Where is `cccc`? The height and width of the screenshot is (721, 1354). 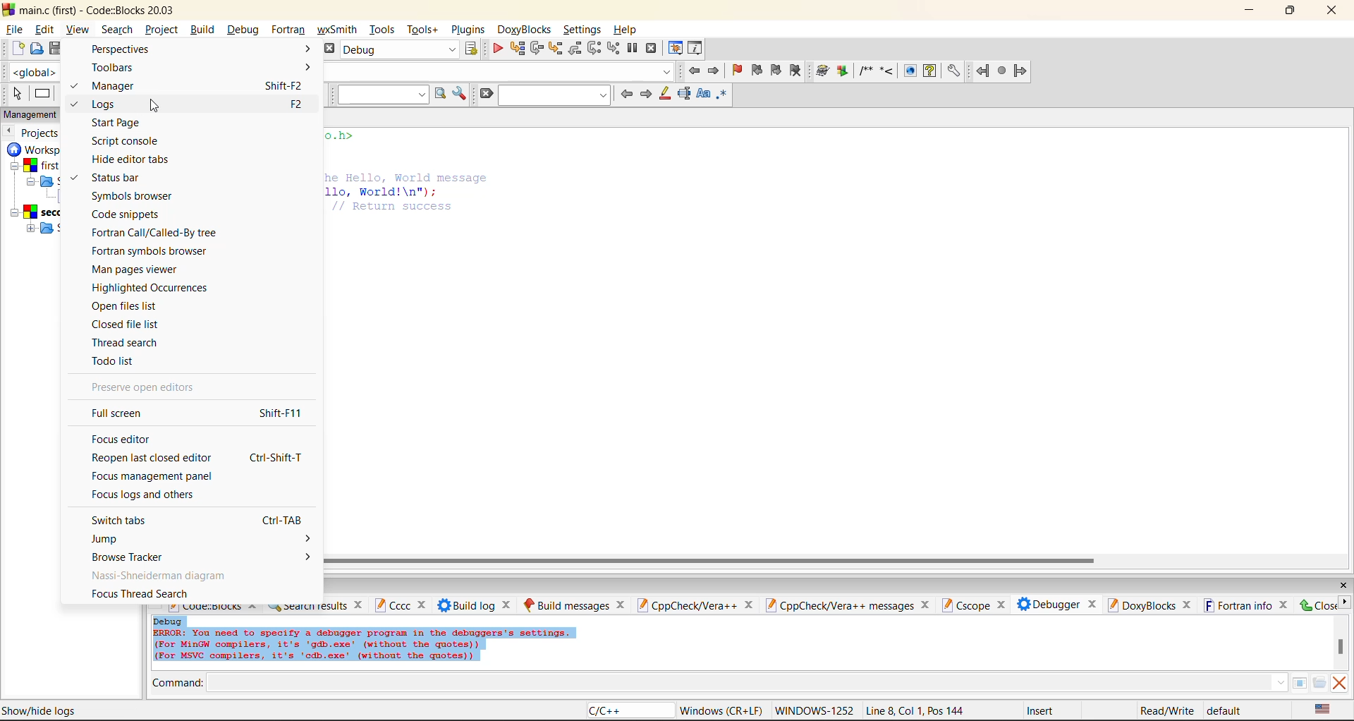
cccc is located at coordinates (401, 606).